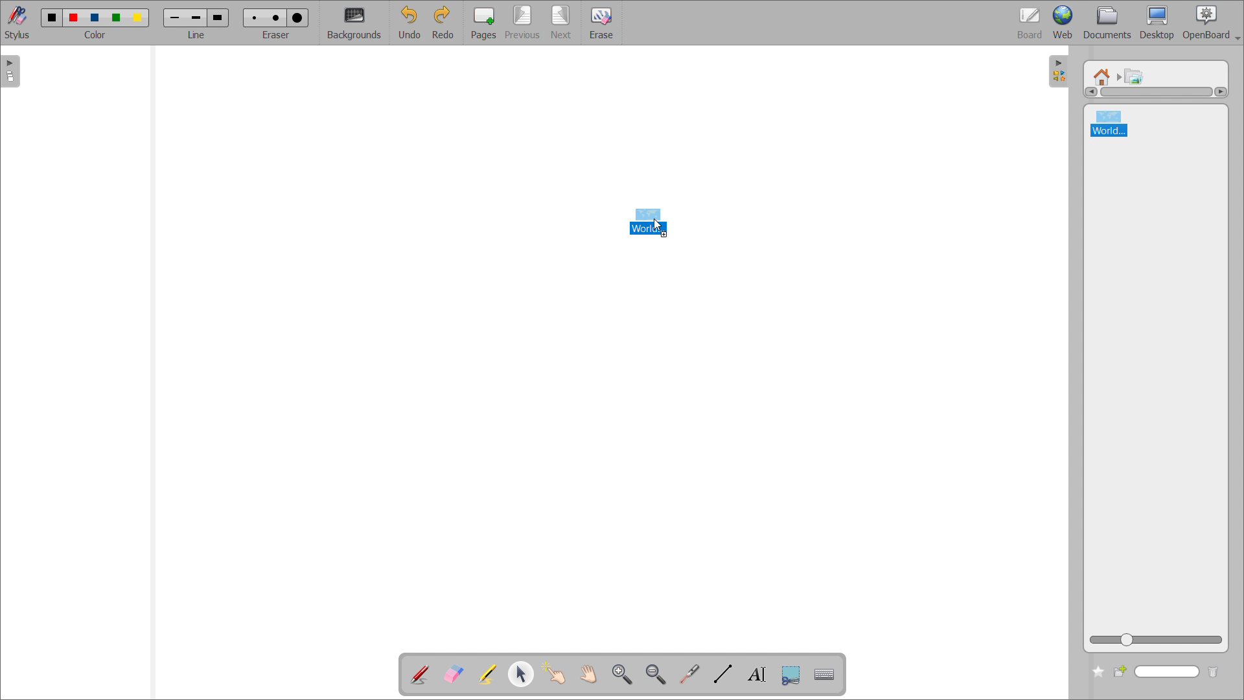 The height and width of the screenshot is (700, 1244). I want to click on select color, so click(95, 23).